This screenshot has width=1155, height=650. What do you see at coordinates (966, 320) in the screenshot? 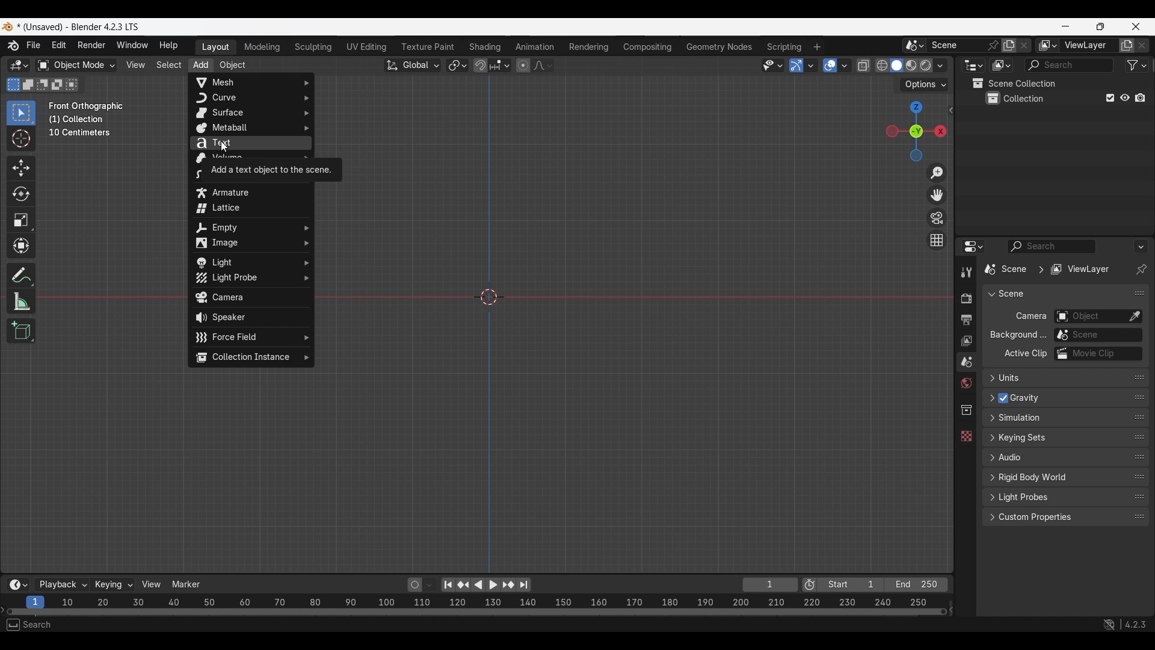
I see `Output` at bounding box center [966, 320].